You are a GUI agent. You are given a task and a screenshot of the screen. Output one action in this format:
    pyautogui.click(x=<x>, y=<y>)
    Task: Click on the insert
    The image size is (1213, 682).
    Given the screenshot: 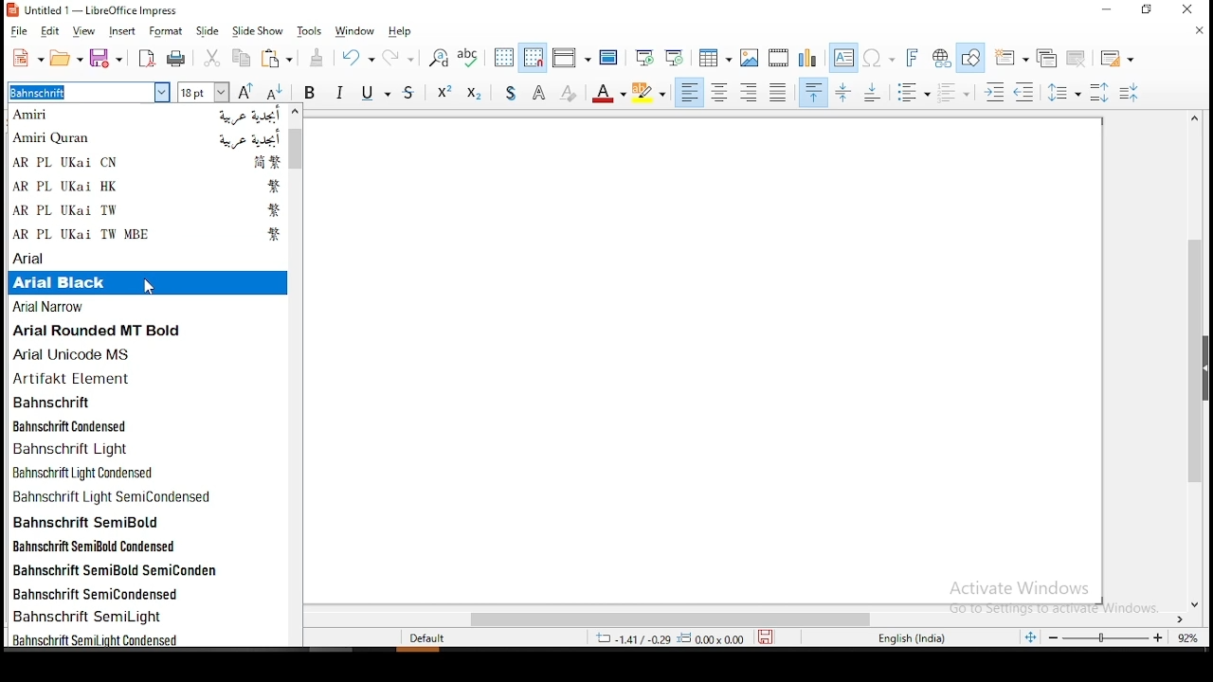 What is the action you would take?
    pyautogui.click(x=124, y=29)
    